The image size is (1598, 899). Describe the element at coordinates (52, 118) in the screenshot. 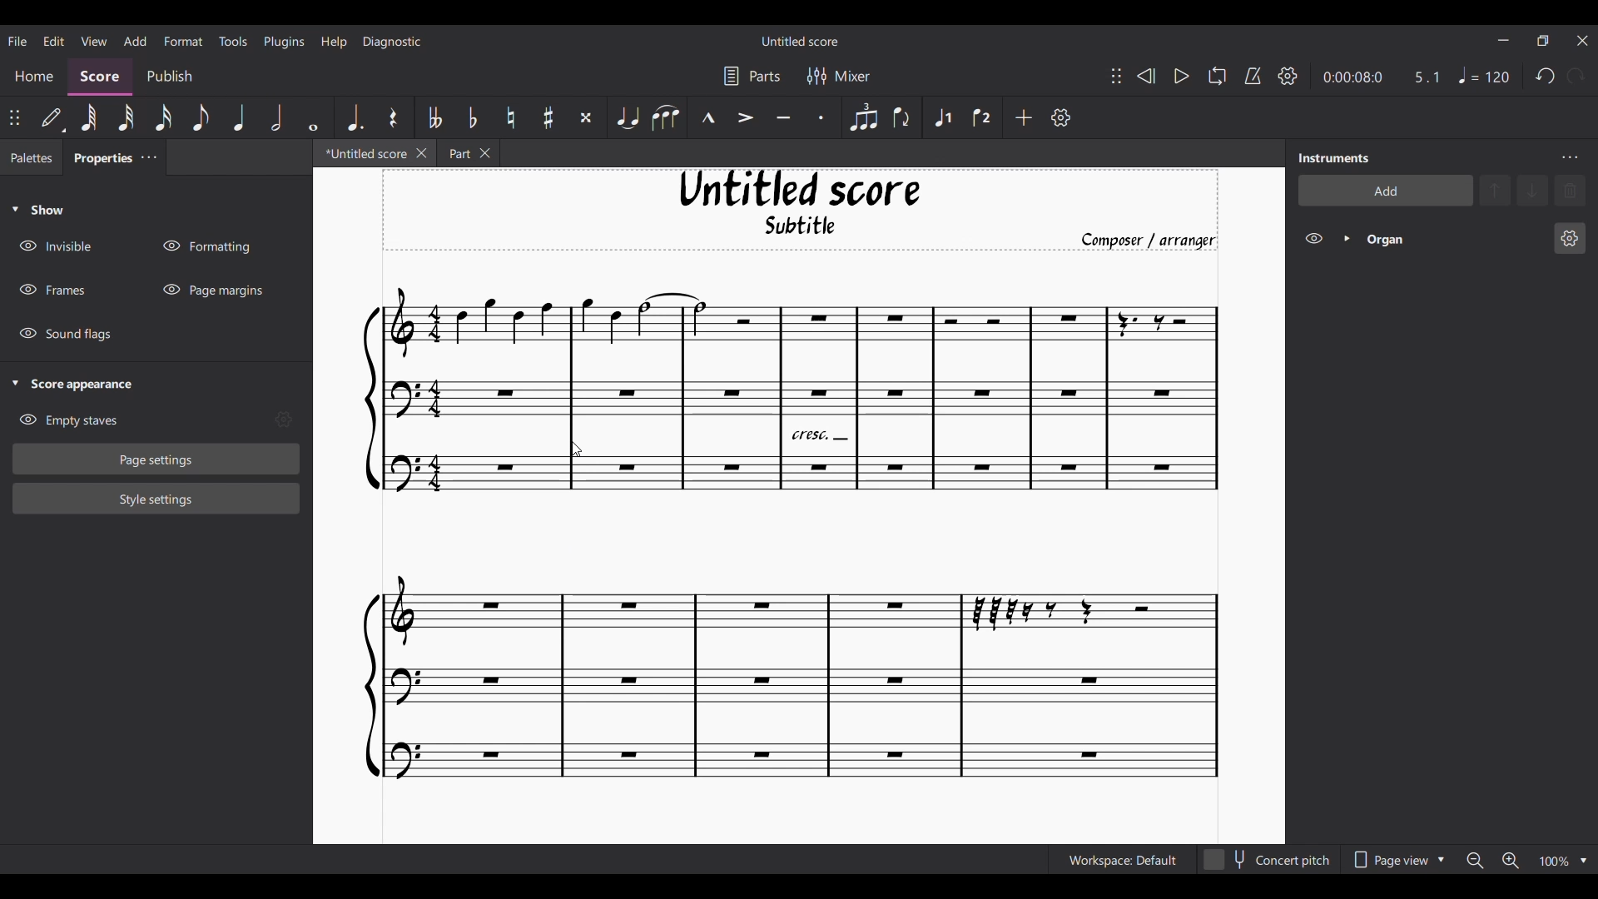

I see `Default` at that location.